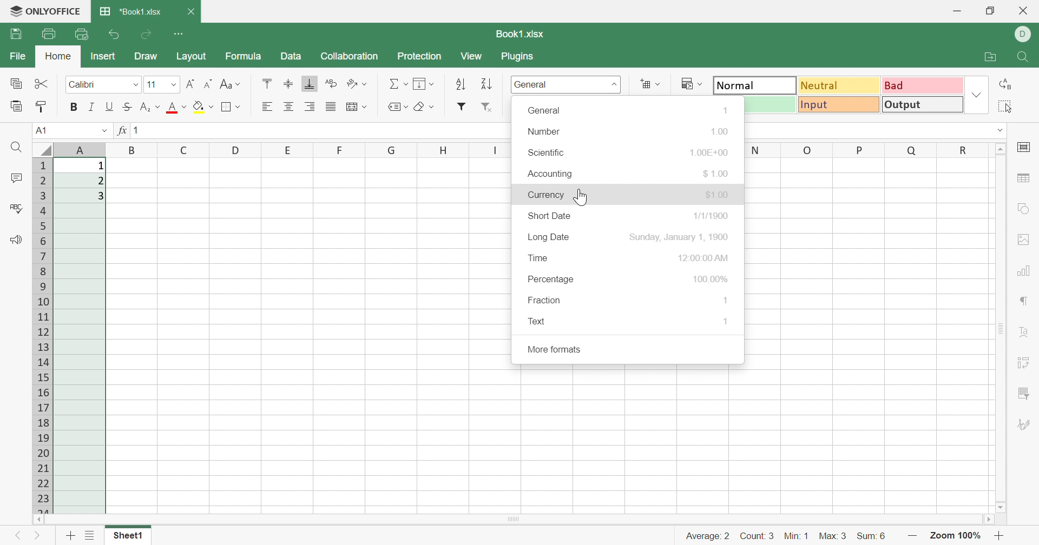 The width and height of the screenshot is (1039, 545). Describe the element at coordinates (1026, 332) in the screenshot. I see `Text art settings` at that location.